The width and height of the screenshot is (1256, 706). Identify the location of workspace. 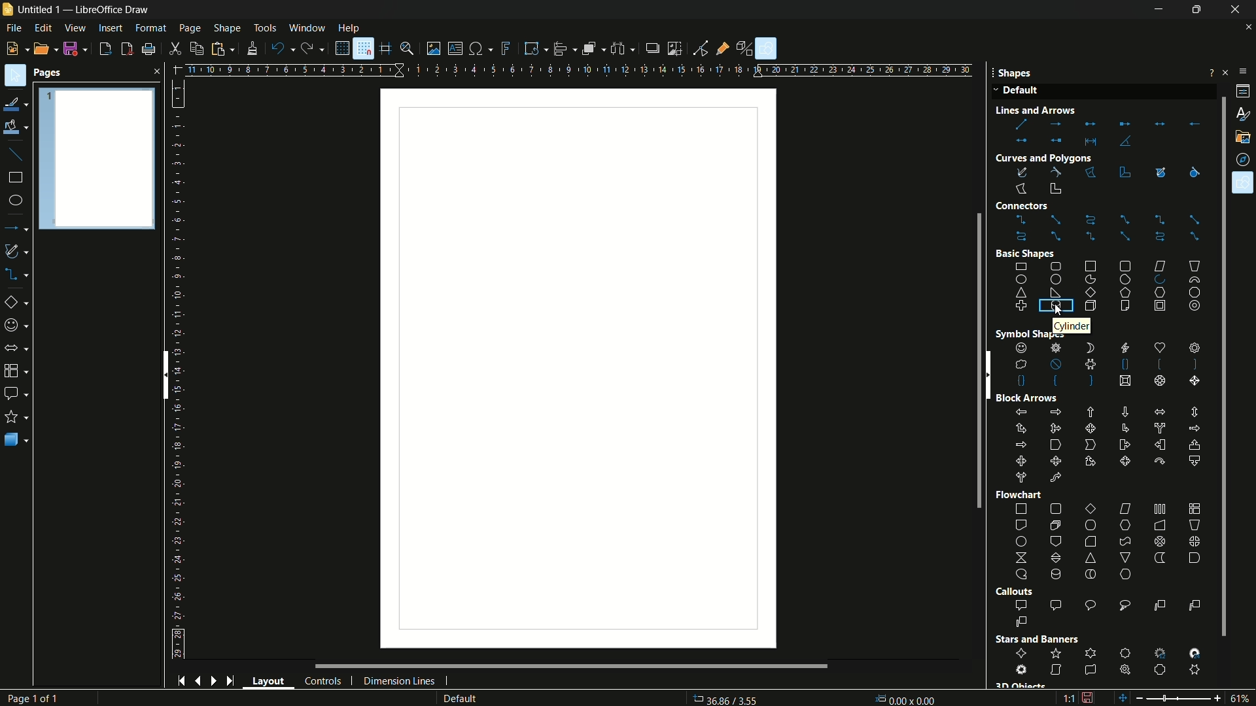
(578, 368).